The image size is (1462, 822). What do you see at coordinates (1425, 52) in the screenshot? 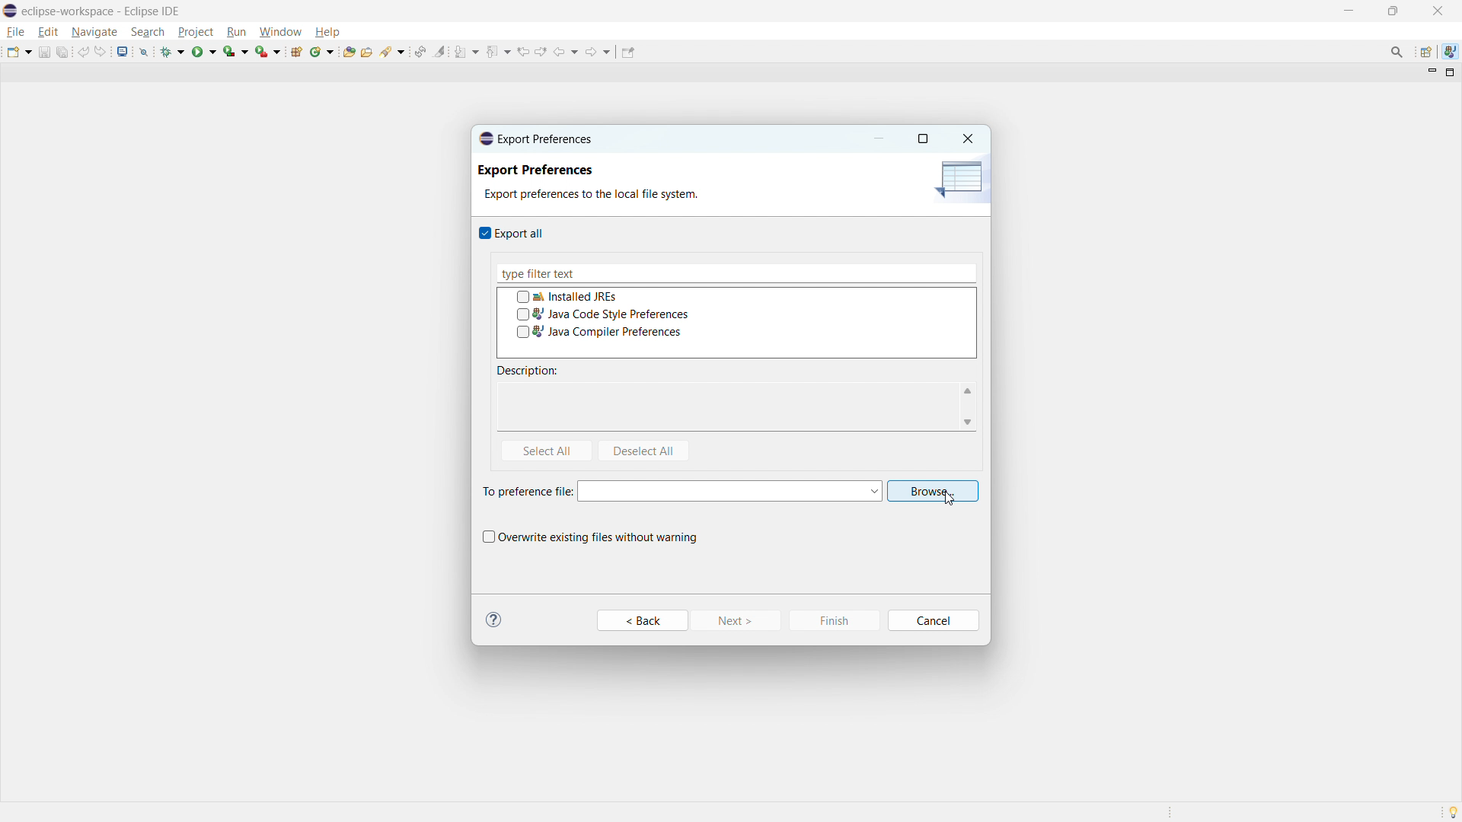
I see `open perspective` at bounding box center [1425, 52].